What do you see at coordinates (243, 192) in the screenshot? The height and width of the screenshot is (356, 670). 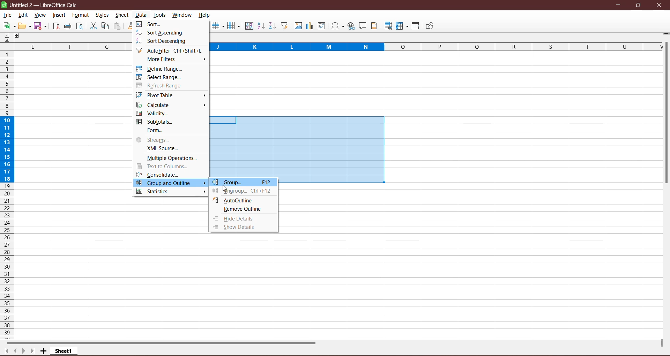 I see `Ungroup` at bounding box center [243, 192].